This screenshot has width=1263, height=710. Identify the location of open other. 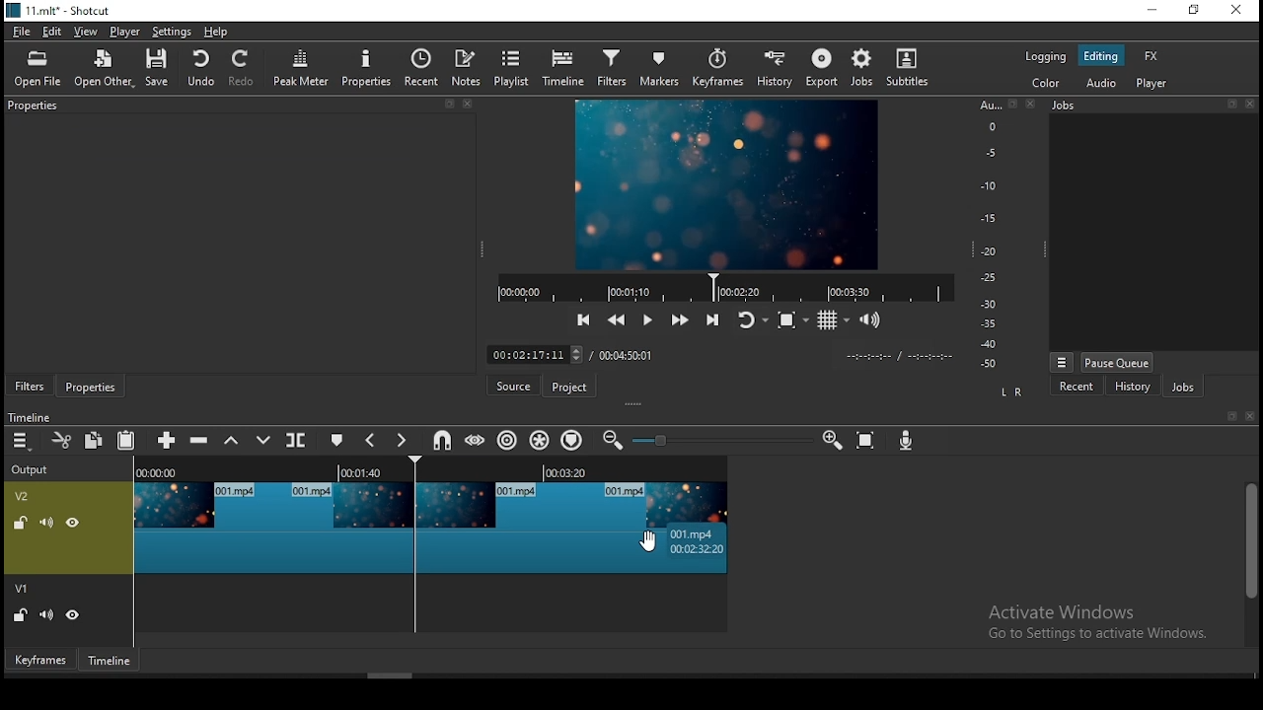
(99, 66).